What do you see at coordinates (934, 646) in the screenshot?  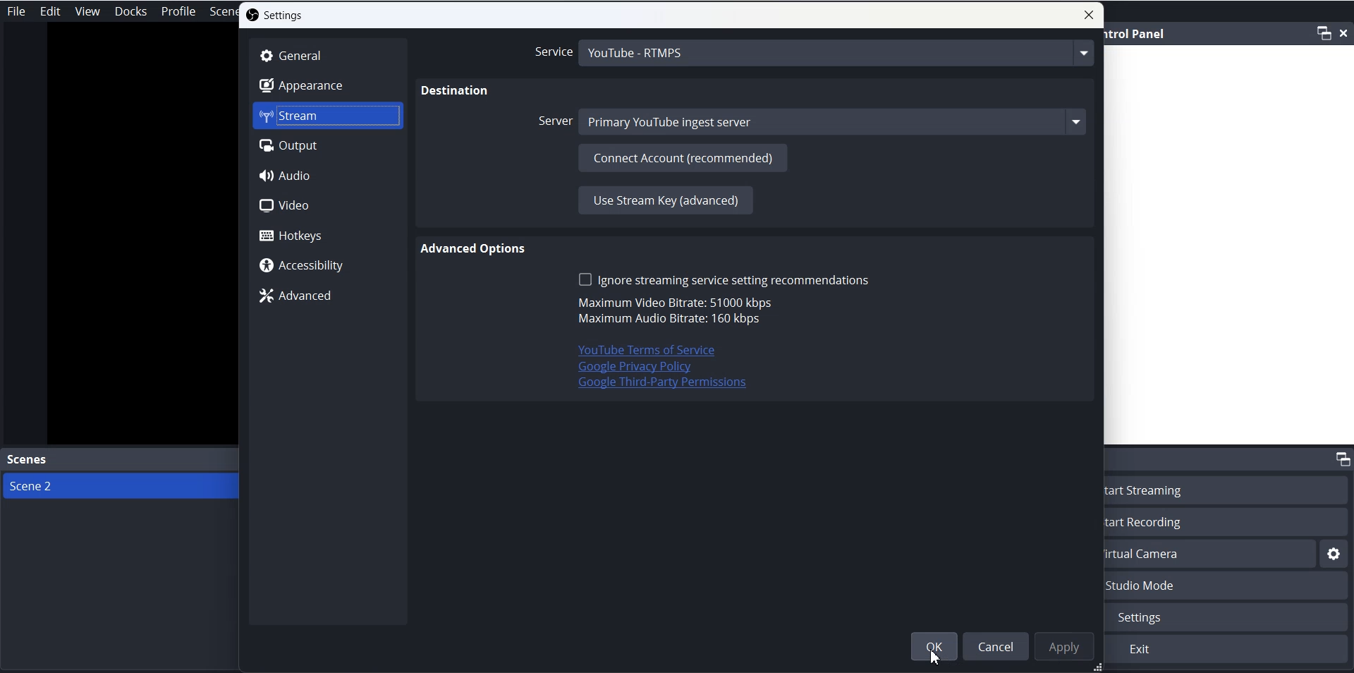 I see `OK` at bounding box center [934, 646].